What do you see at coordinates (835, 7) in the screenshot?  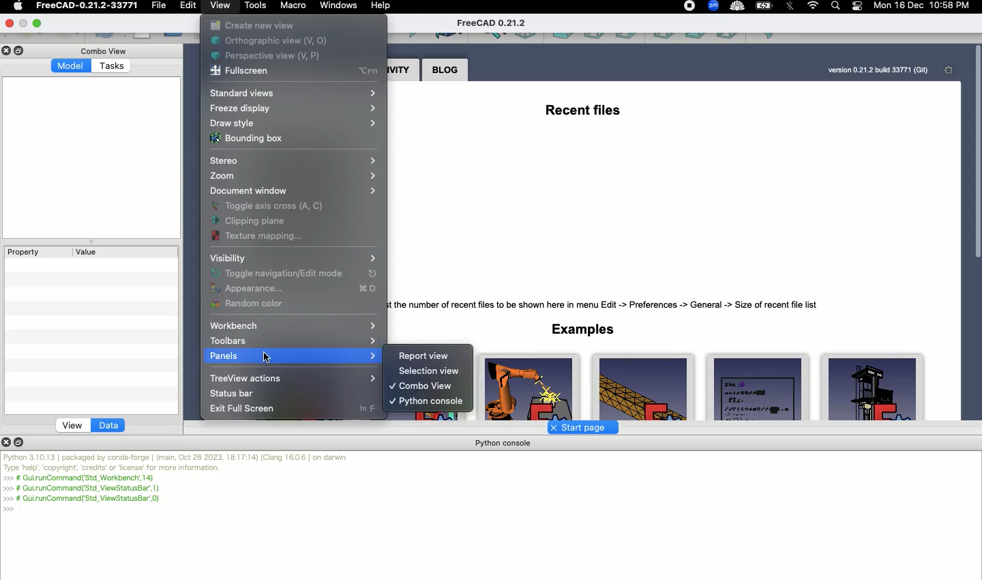 I see `Search` at bounding box center [835, 7].